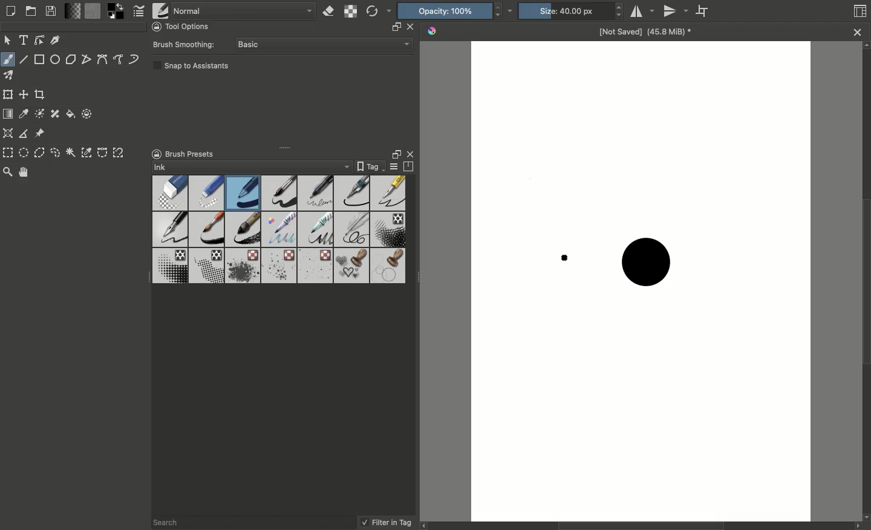 This screenshot has width=871, height=530. Describe the element at coordinates (394, 168) in the screenshot. I see `Display settings` at that location.